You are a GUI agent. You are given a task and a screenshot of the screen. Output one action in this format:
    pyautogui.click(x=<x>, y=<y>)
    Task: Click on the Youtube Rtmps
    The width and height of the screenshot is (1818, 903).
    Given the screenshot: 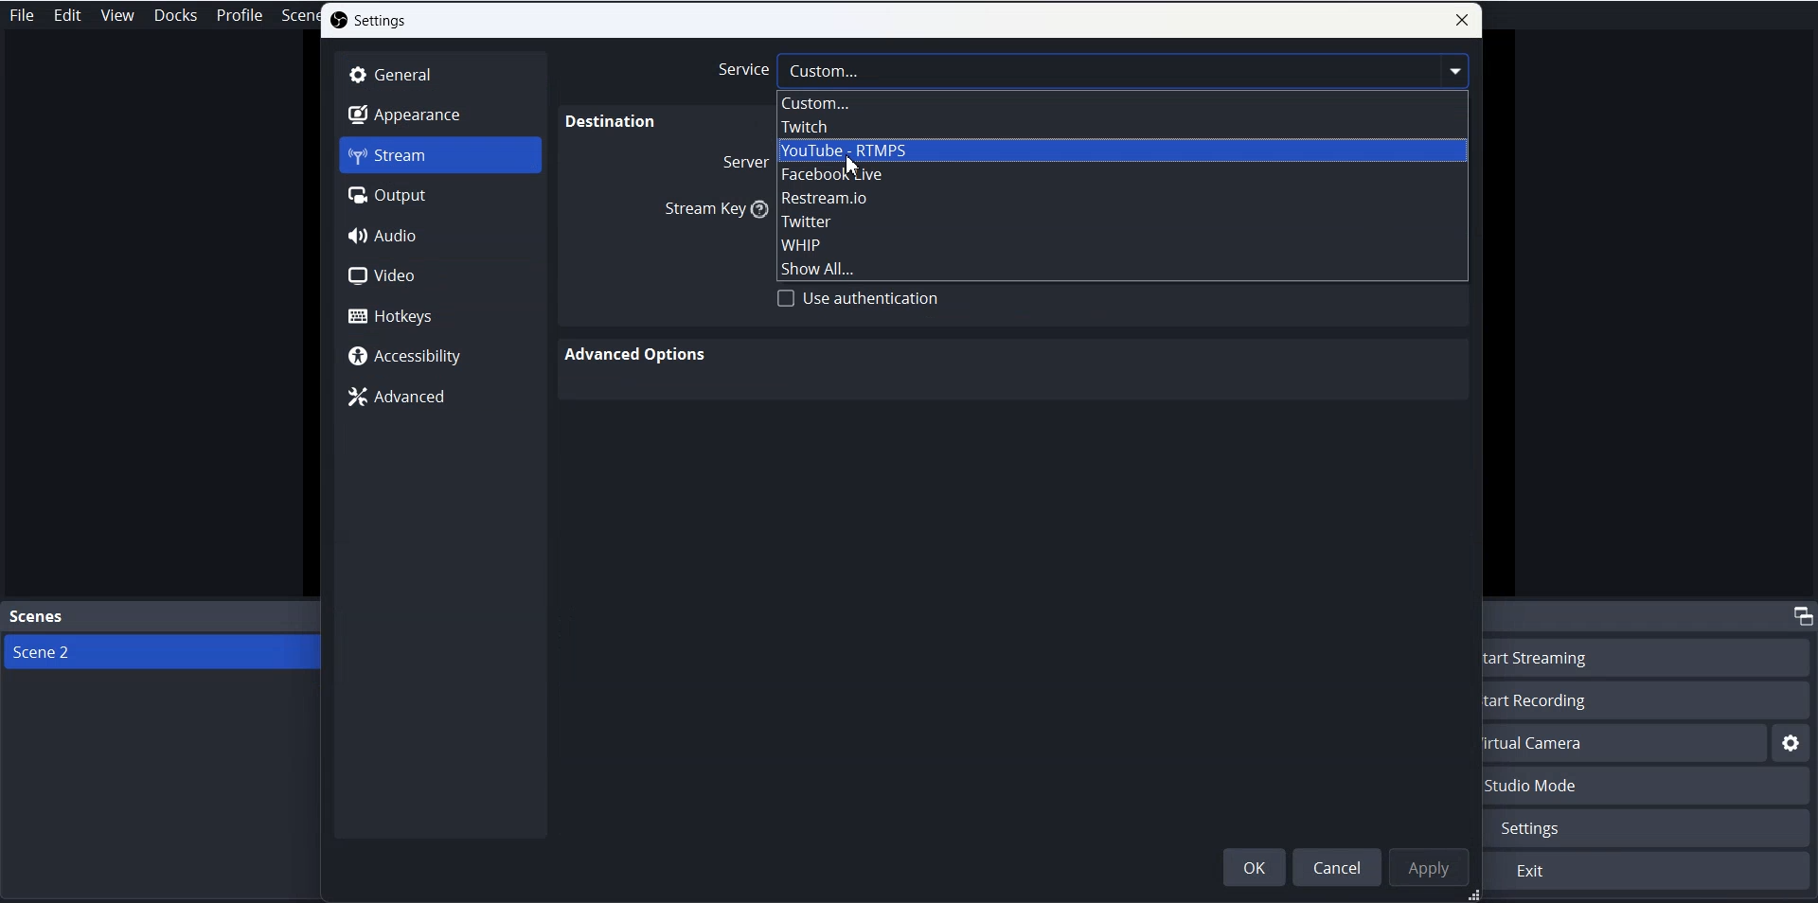 What is the action you would take?
    pyautogui.click(x=1119, y=150)
    